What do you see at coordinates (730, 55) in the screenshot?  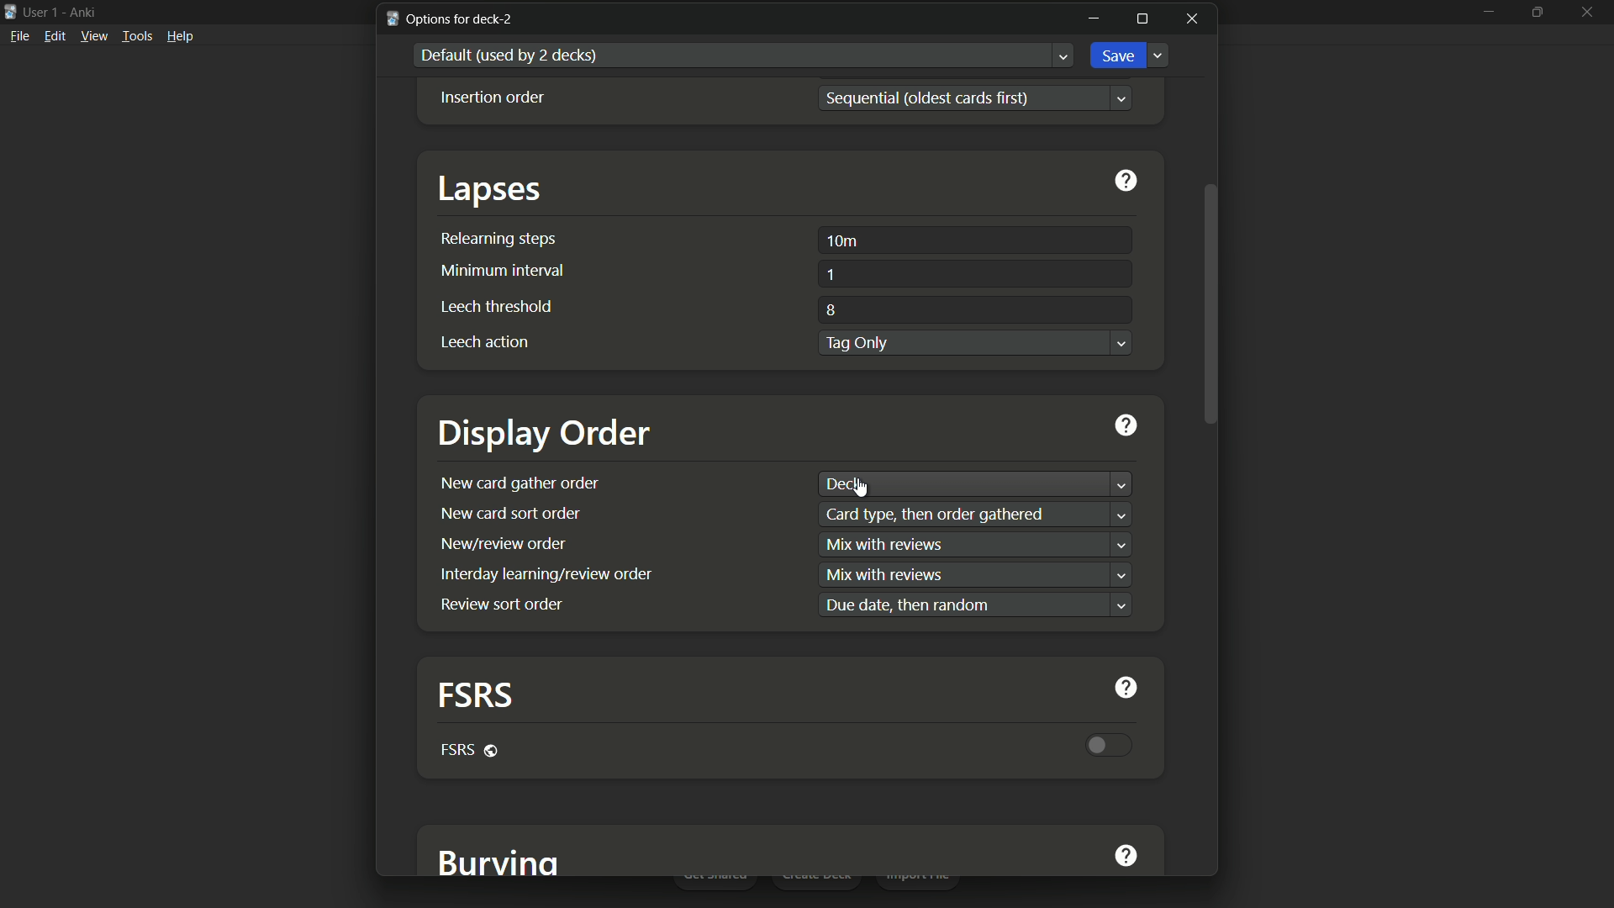 I see `default used by 2 decks` at bounding box center [730, 55].